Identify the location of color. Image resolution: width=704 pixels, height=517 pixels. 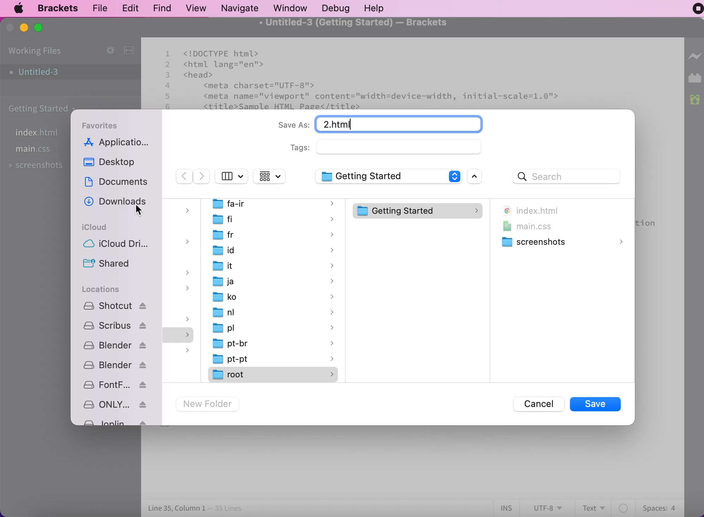
(624, 507).